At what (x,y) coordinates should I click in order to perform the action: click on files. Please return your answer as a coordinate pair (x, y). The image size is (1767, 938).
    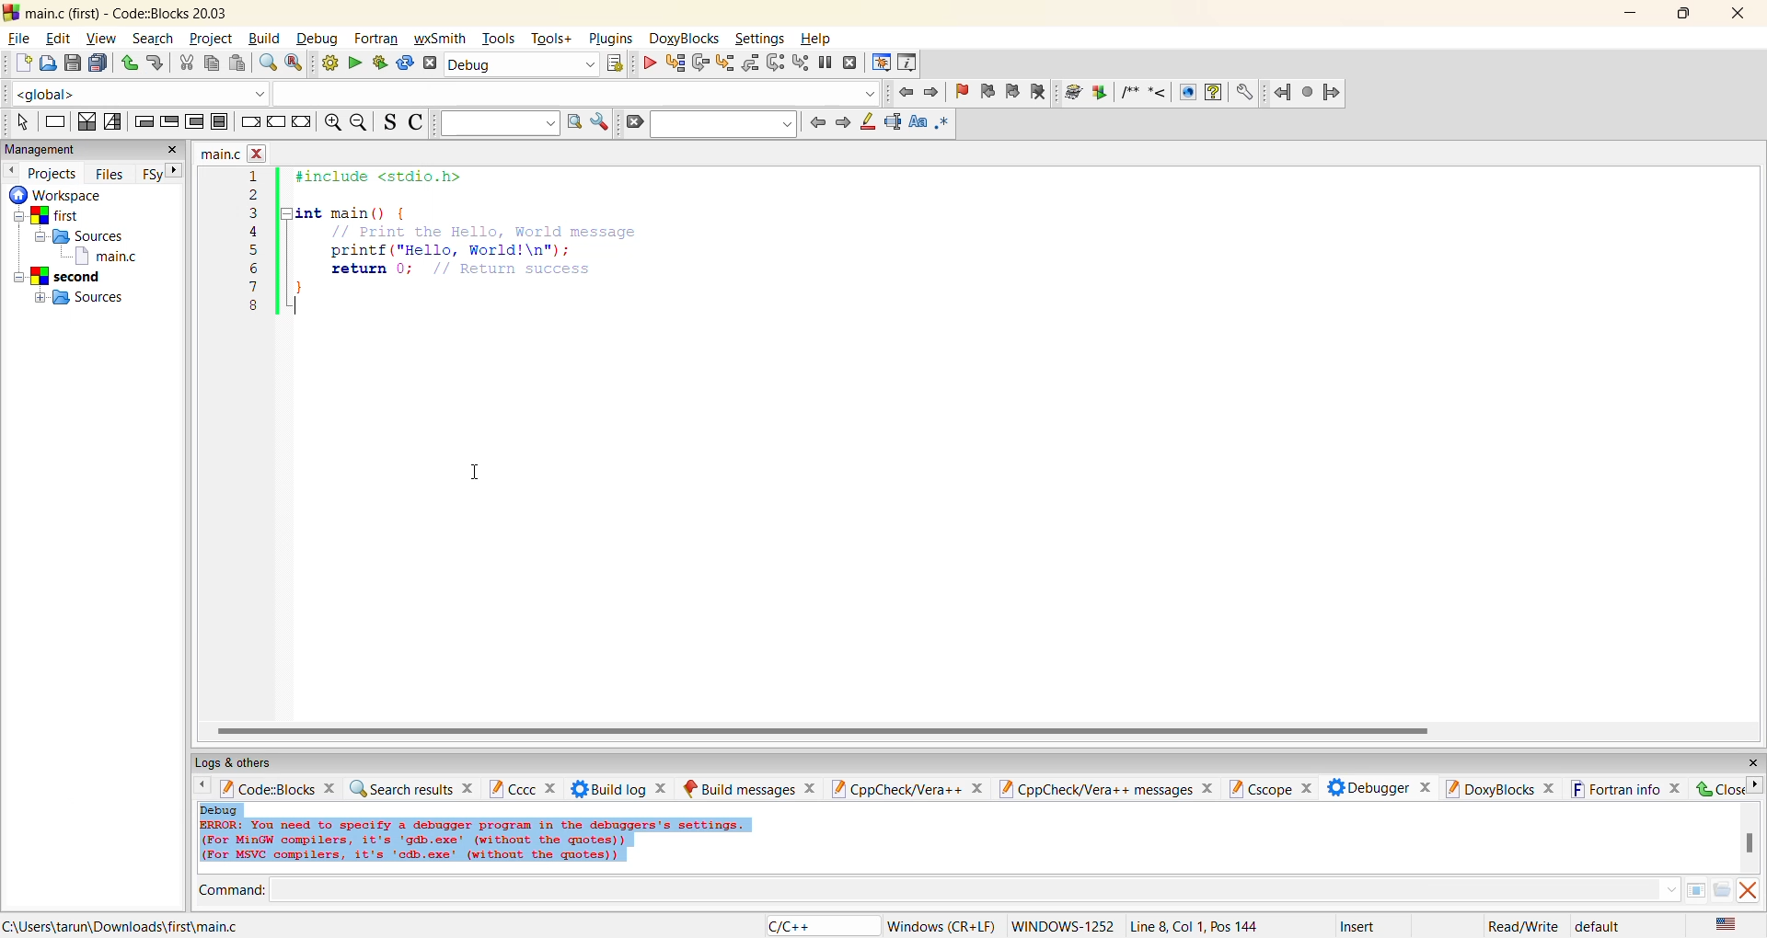
    Looking at the image, I should click on (109, 172).